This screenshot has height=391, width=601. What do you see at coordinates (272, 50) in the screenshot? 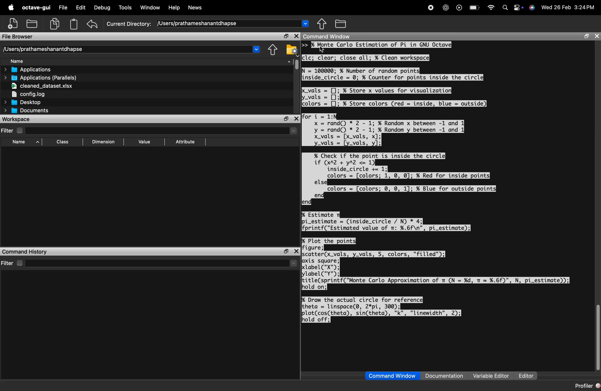
I see `one directory up` at bounding box center [272, 50].